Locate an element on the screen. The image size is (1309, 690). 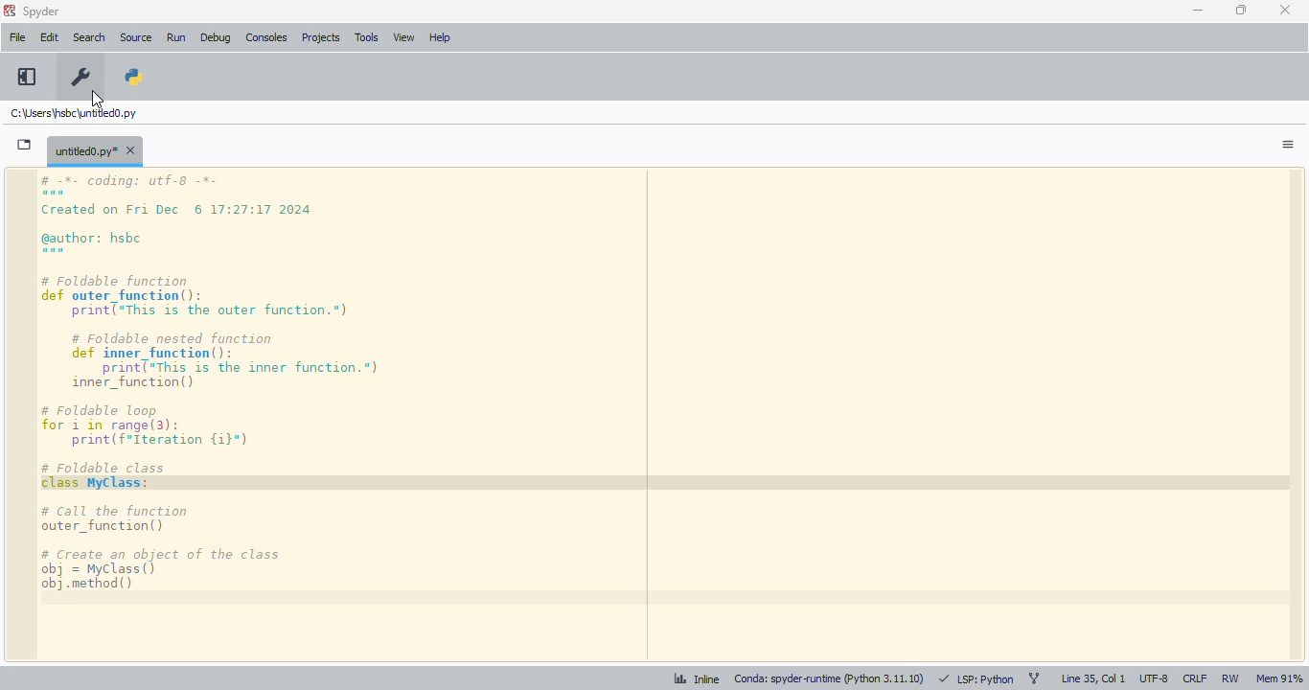
code executing iteration till 3  is located at coordinates (669, 415).